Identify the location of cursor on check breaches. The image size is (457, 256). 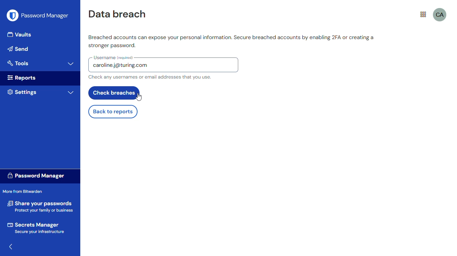
(139, 97).